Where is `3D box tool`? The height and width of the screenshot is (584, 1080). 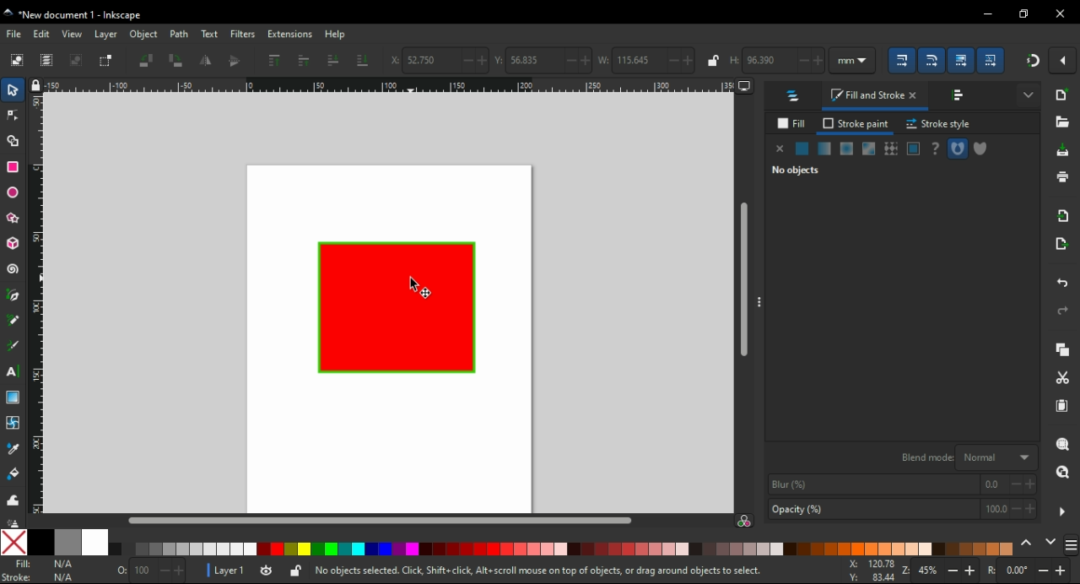 3D box tool is located at coordinates (13, 244).